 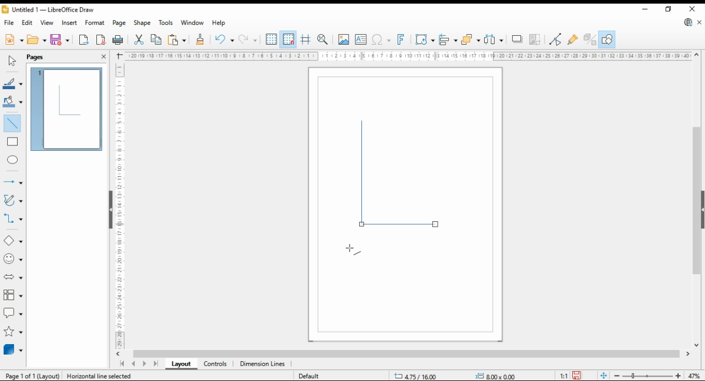 What do you see at coordinates (695, 376) in the screenshot?
I see `zoom factor` at bounding box center [695, 376].